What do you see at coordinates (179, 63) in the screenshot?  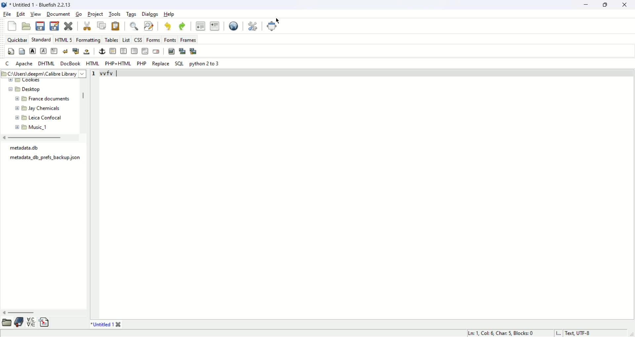 I see `SQL` at bounding box center [179, 63].